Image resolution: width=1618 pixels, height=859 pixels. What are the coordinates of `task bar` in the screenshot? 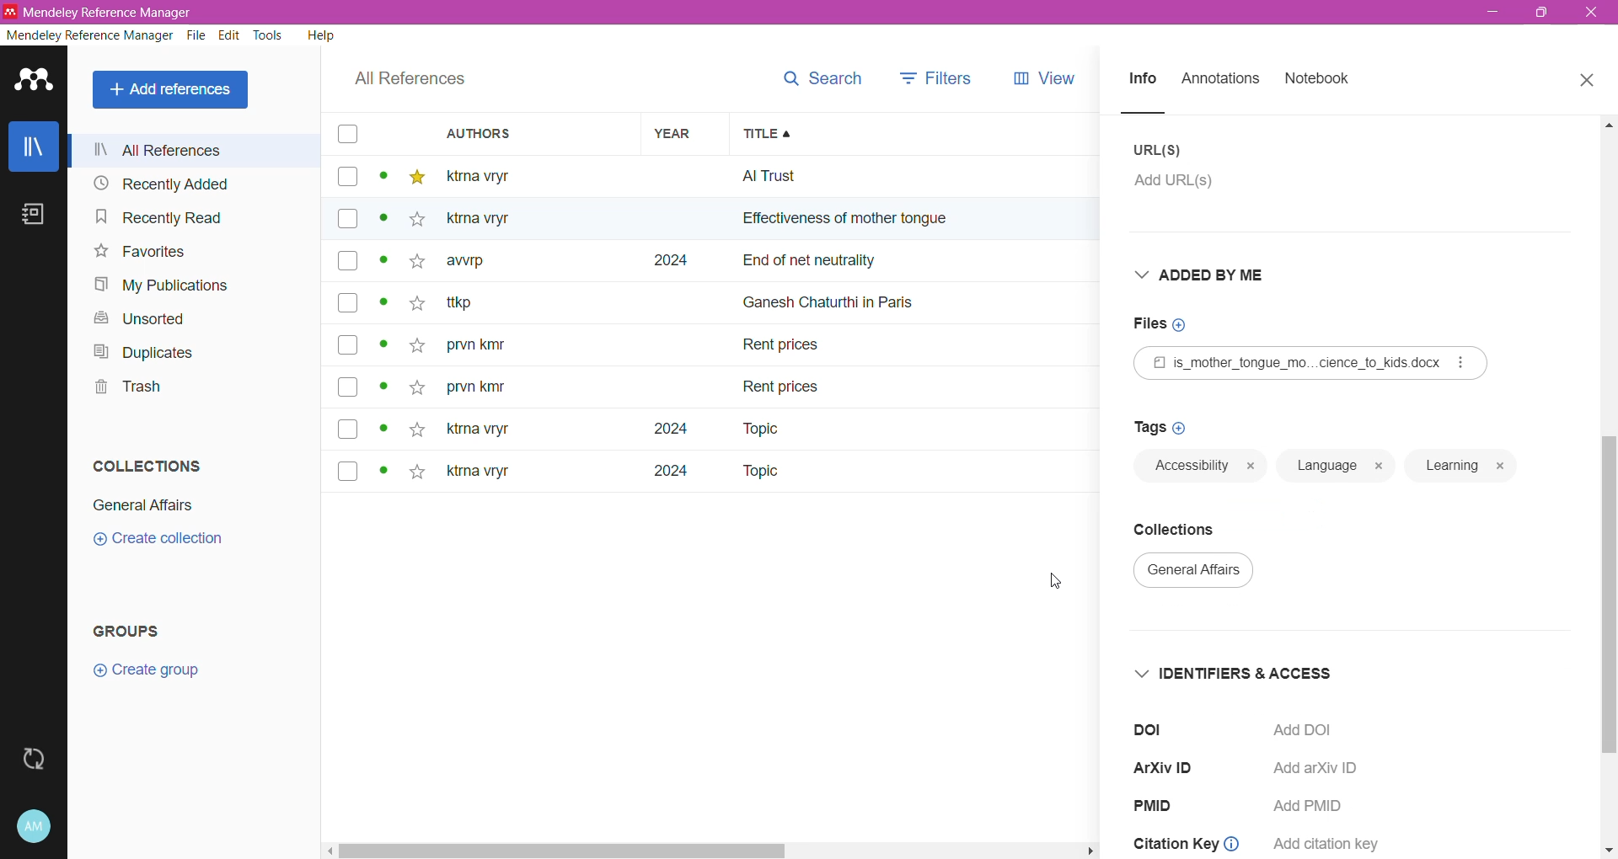 It's located at (706, 850).